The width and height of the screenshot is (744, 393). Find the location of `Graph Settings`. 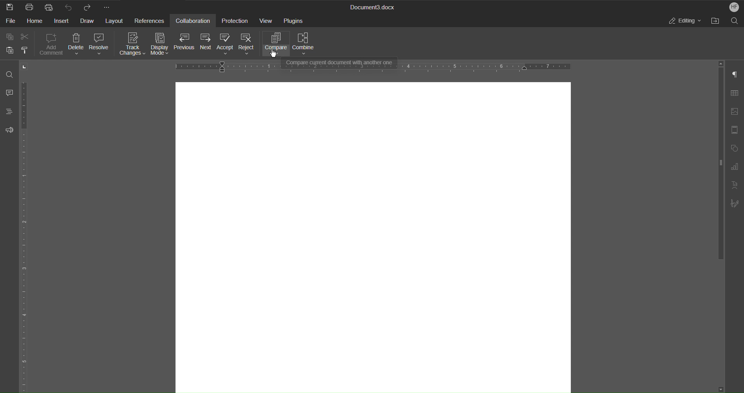

Graph Settings is located at coordinates (735, 168).